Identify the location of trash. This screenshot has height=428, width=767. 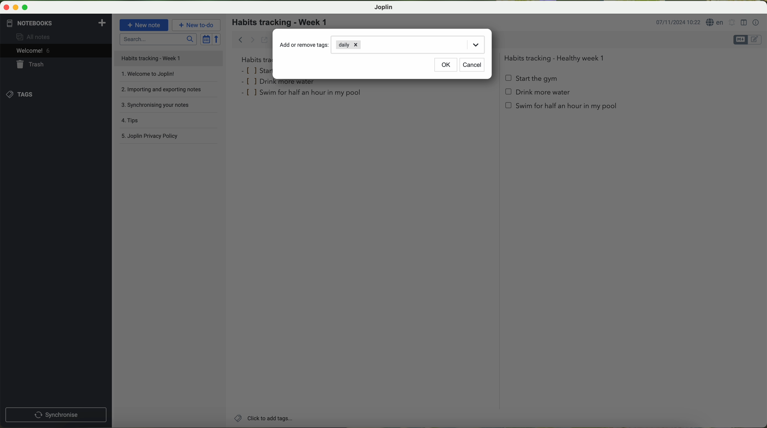
(31, 64).